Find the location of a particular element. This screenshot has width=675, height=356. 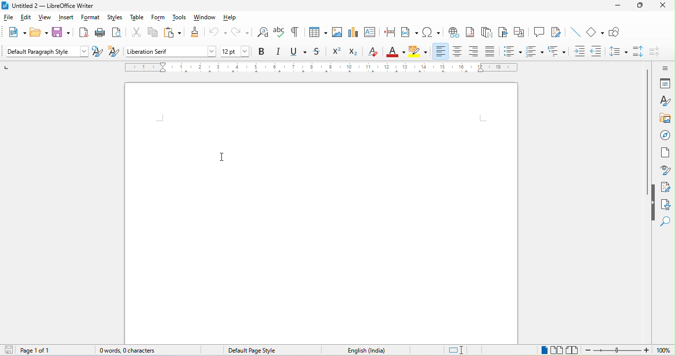

ordered list is located at coordinates (534, 52).